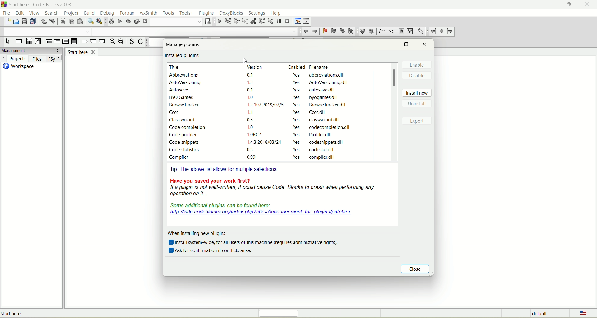 Image resolution: width=597 pixels, height=318 pixels. What do you see at coordinates (84, 41) in the screenshot?
I see `break instruction` at bounding box center [84, 41].